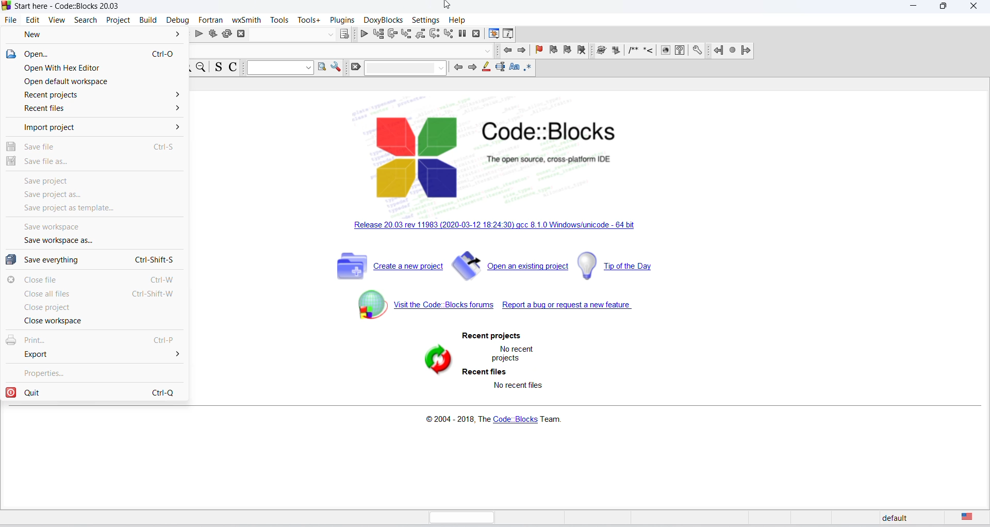 The image size is (990, 527). What do you see at coordinates (93, 162) in the screenshot?
I see `save file as` at bounding box center [93, 162].